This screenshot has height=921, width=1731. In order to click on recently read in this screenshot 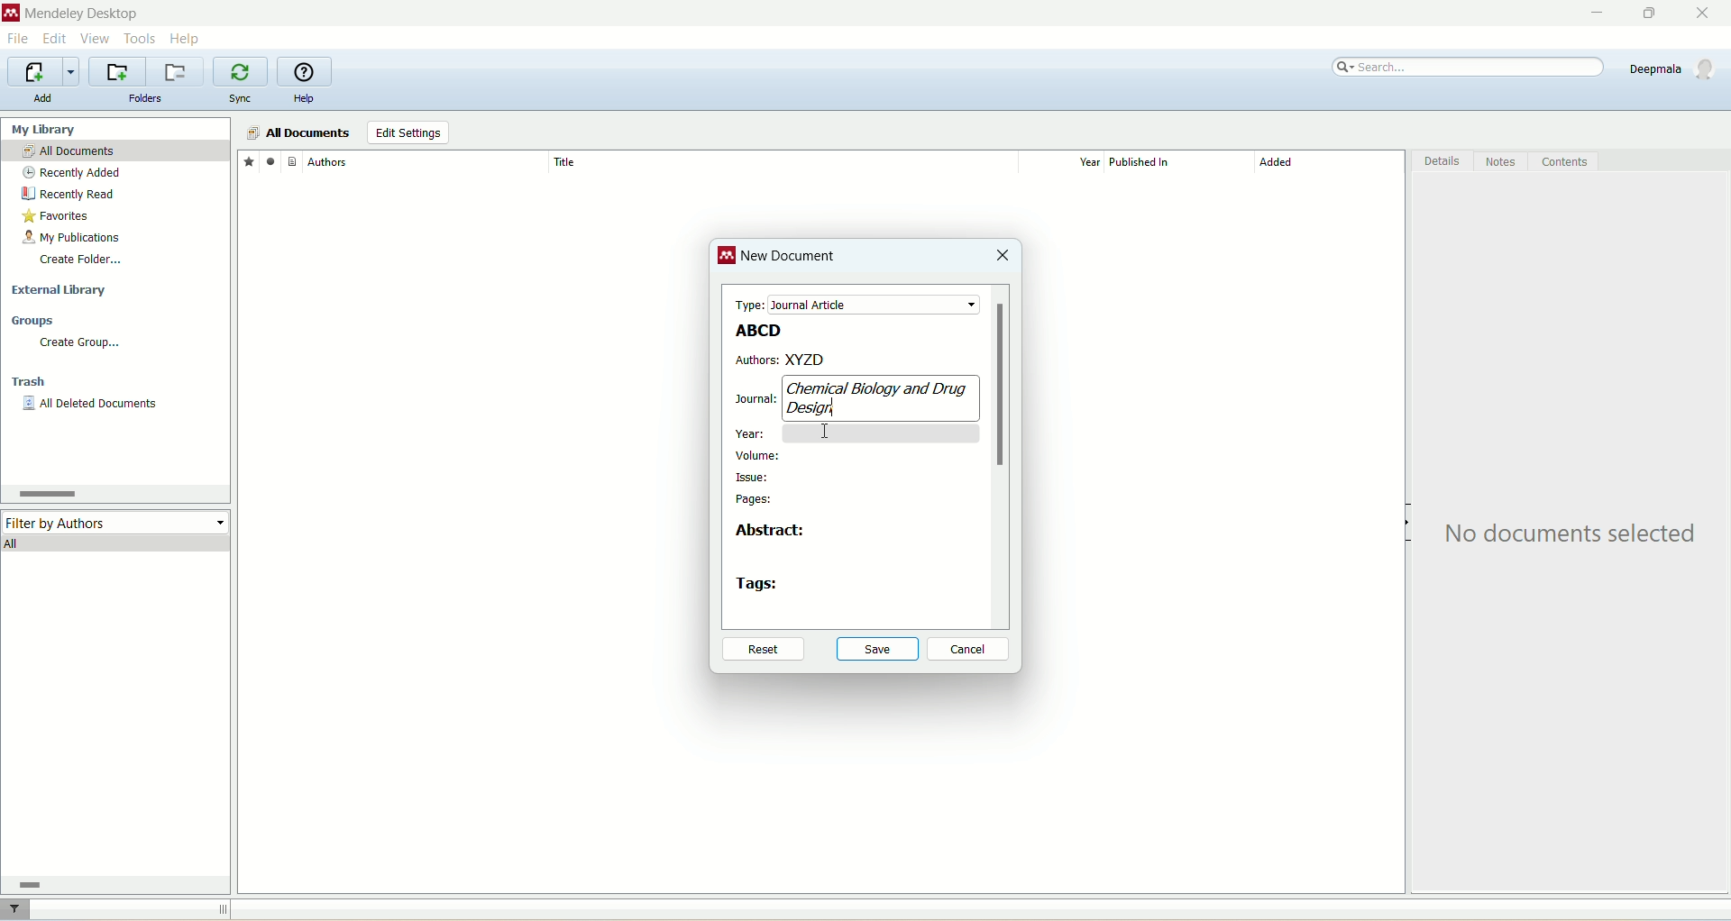, I will do `click(68, 194)`.